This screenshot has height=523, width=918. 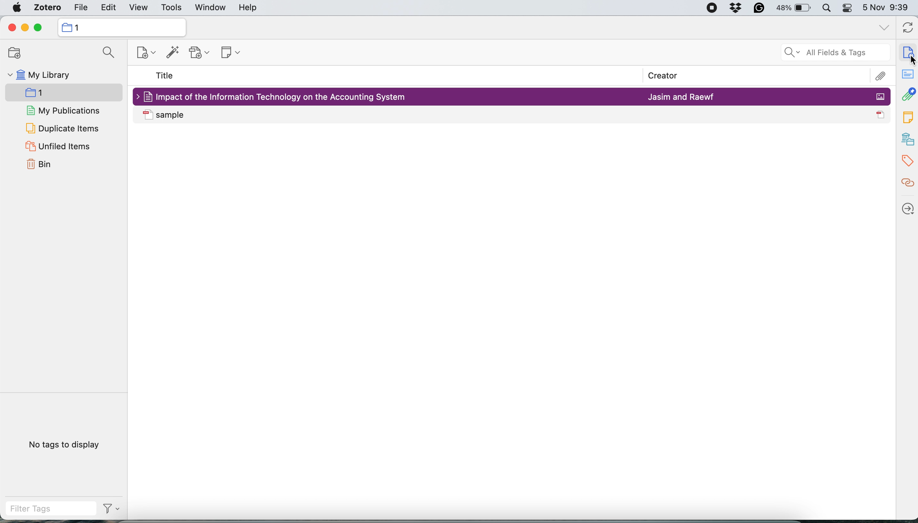 I want to click on window, so click(x=211, y=8).